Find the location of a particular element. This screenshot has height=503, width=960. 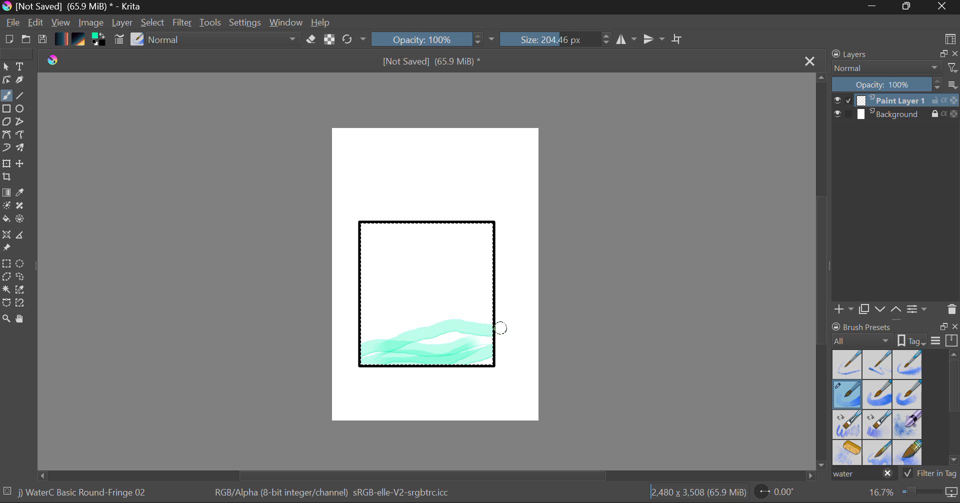

Similar Color Selector is located at coordinates (23, 290).